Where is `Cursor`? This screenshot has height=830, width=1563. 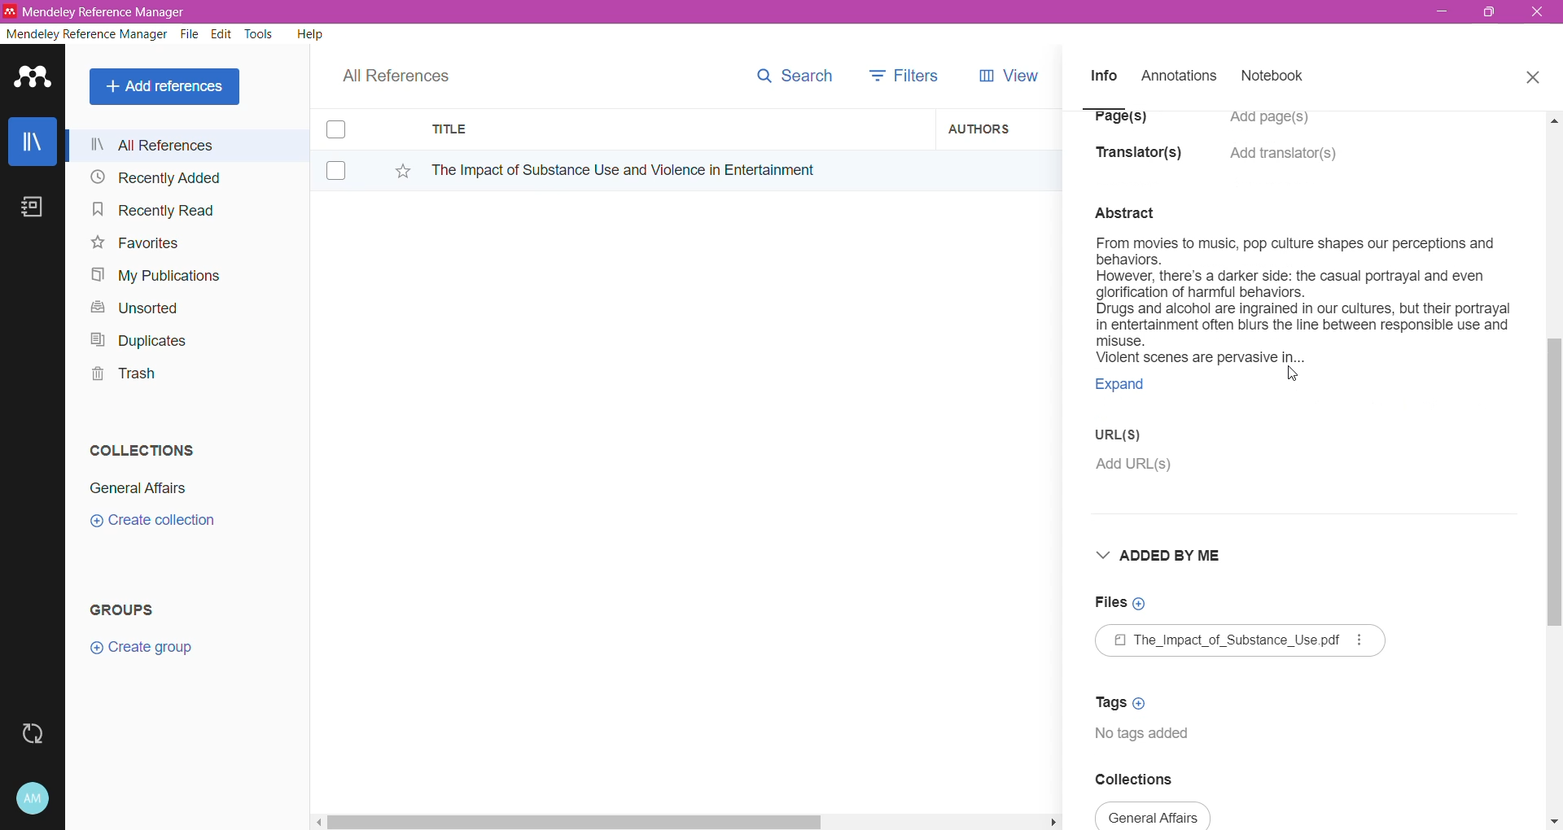 Cursor is located at coordinates (1289, 375).